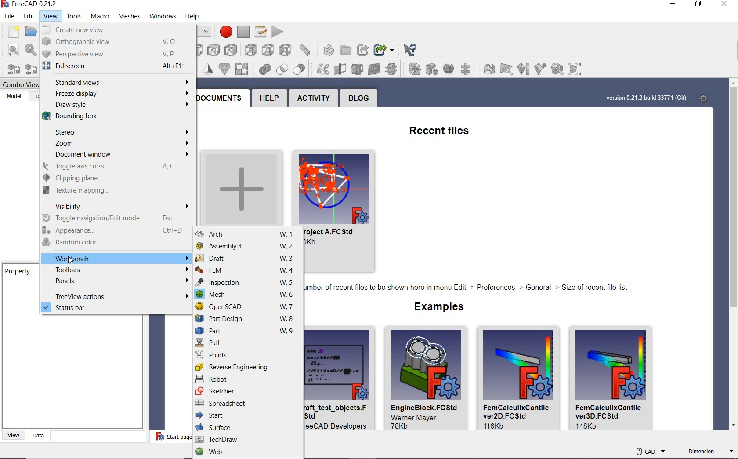  What do you see at coordinates (112, 178) in the screenshot?
I see `clipping plane` at bounding box center [112, 178].